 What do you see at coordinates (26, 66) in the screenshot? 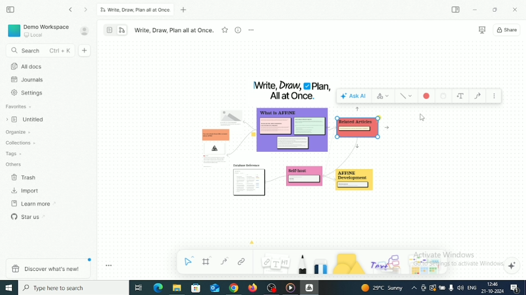
I see `All docs` at bounding box center [26, 66].